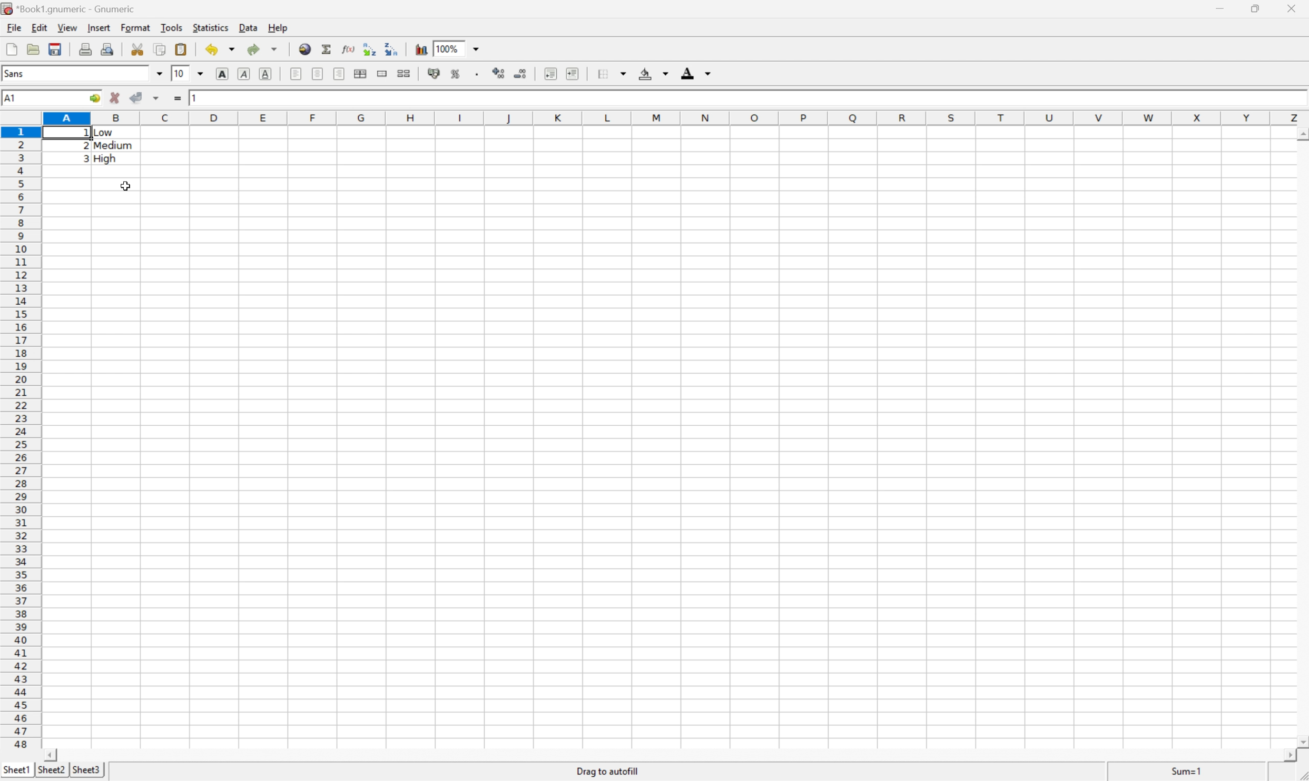 The height and width of the screenshot is (781, 1309). Describe the element at coordinates (53, 754) in the screenshot. I see `Scroll Left` at that location.